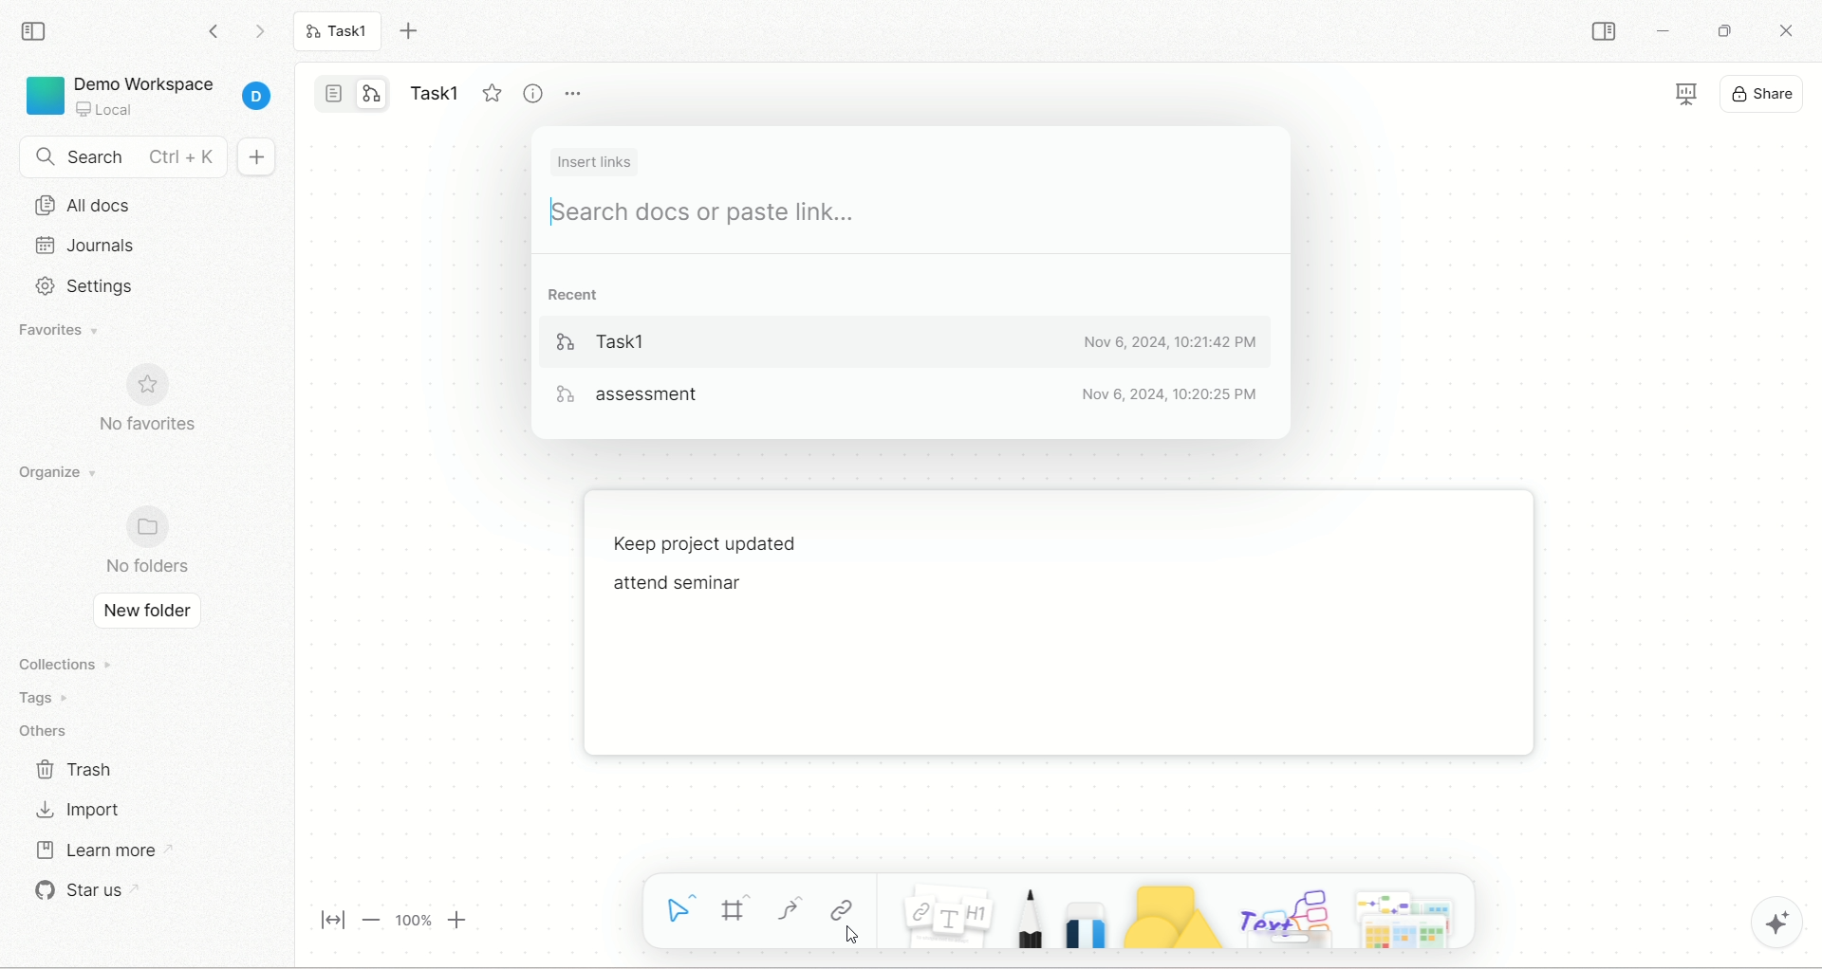 The height and width of the screenshot is (969, 1822). I want to click on settings, so click(132, 284).